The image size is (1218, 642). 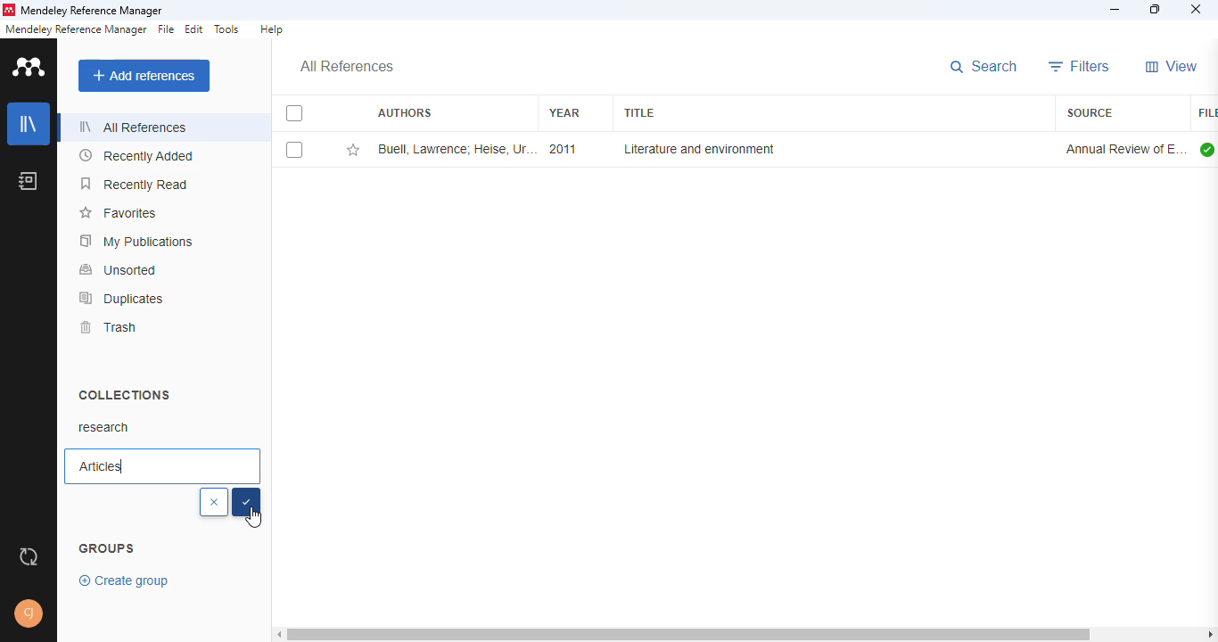 I want to click on recently read, so click(x=134, y=184).